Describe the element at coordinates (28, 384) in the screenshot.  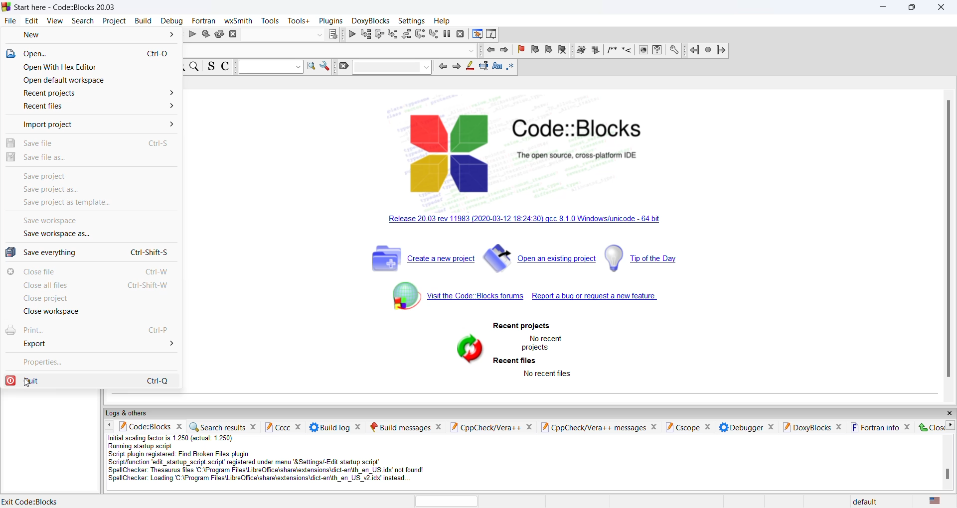
I see `cursor` at that location.